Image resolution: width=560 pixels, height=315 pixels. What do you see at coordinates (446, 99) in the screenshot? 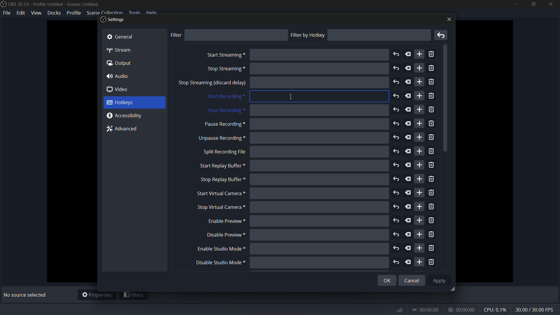
I see `scroll down` at bounding box center [446, 99].